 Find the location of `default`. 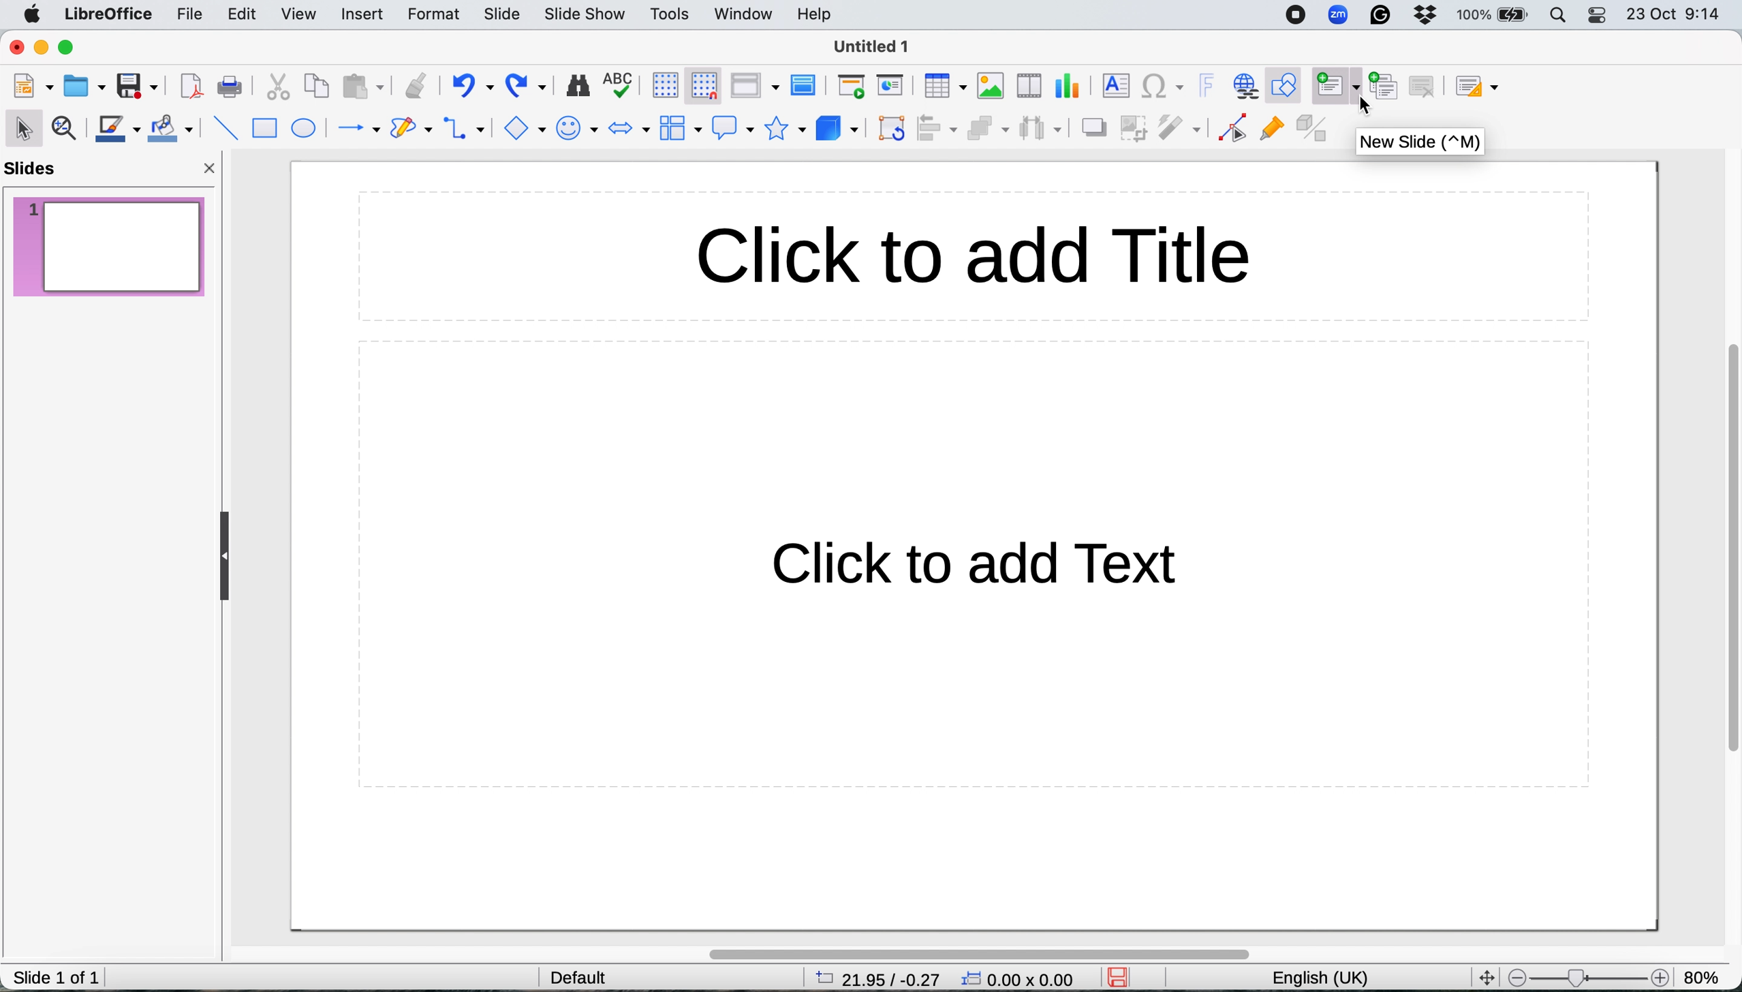

default is located at coordinates (569, 975).